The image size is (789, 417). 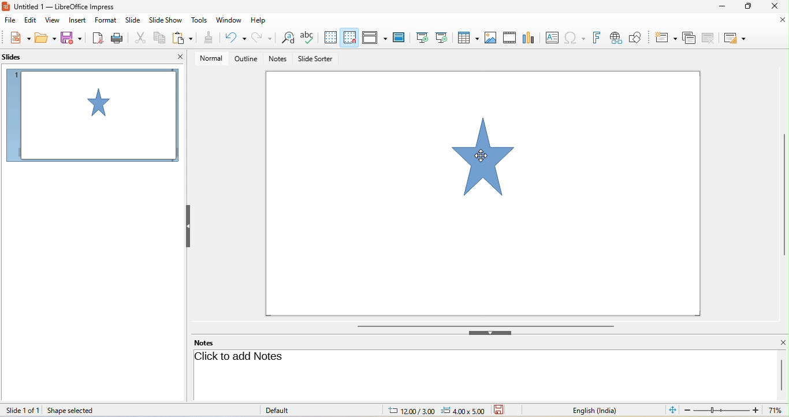 I want to click on horizontal scroll bar, so click(x=489, y=326).